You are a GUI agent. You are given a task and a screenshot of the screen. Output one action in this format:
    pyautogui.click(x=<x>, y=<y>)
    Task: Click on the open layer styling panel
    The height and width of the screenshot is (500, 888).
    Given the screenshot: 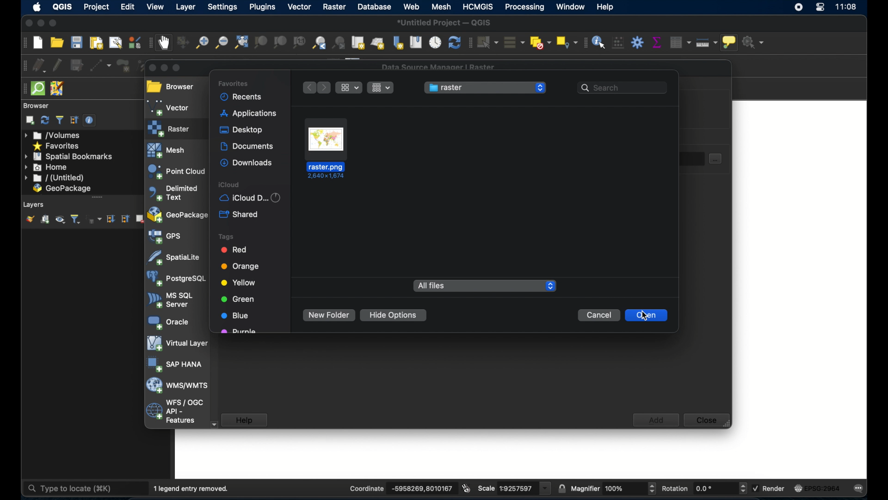 What is the action you would take?
    pyautogui.click(x=30, y=219)
    